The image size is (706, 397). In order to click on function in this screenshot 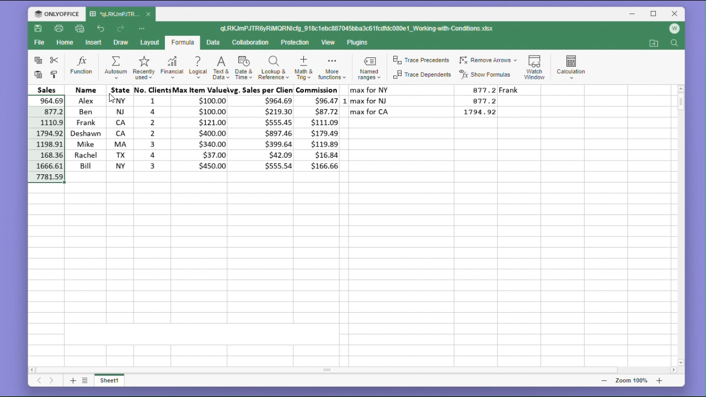, I will do `click(82, 66)`.